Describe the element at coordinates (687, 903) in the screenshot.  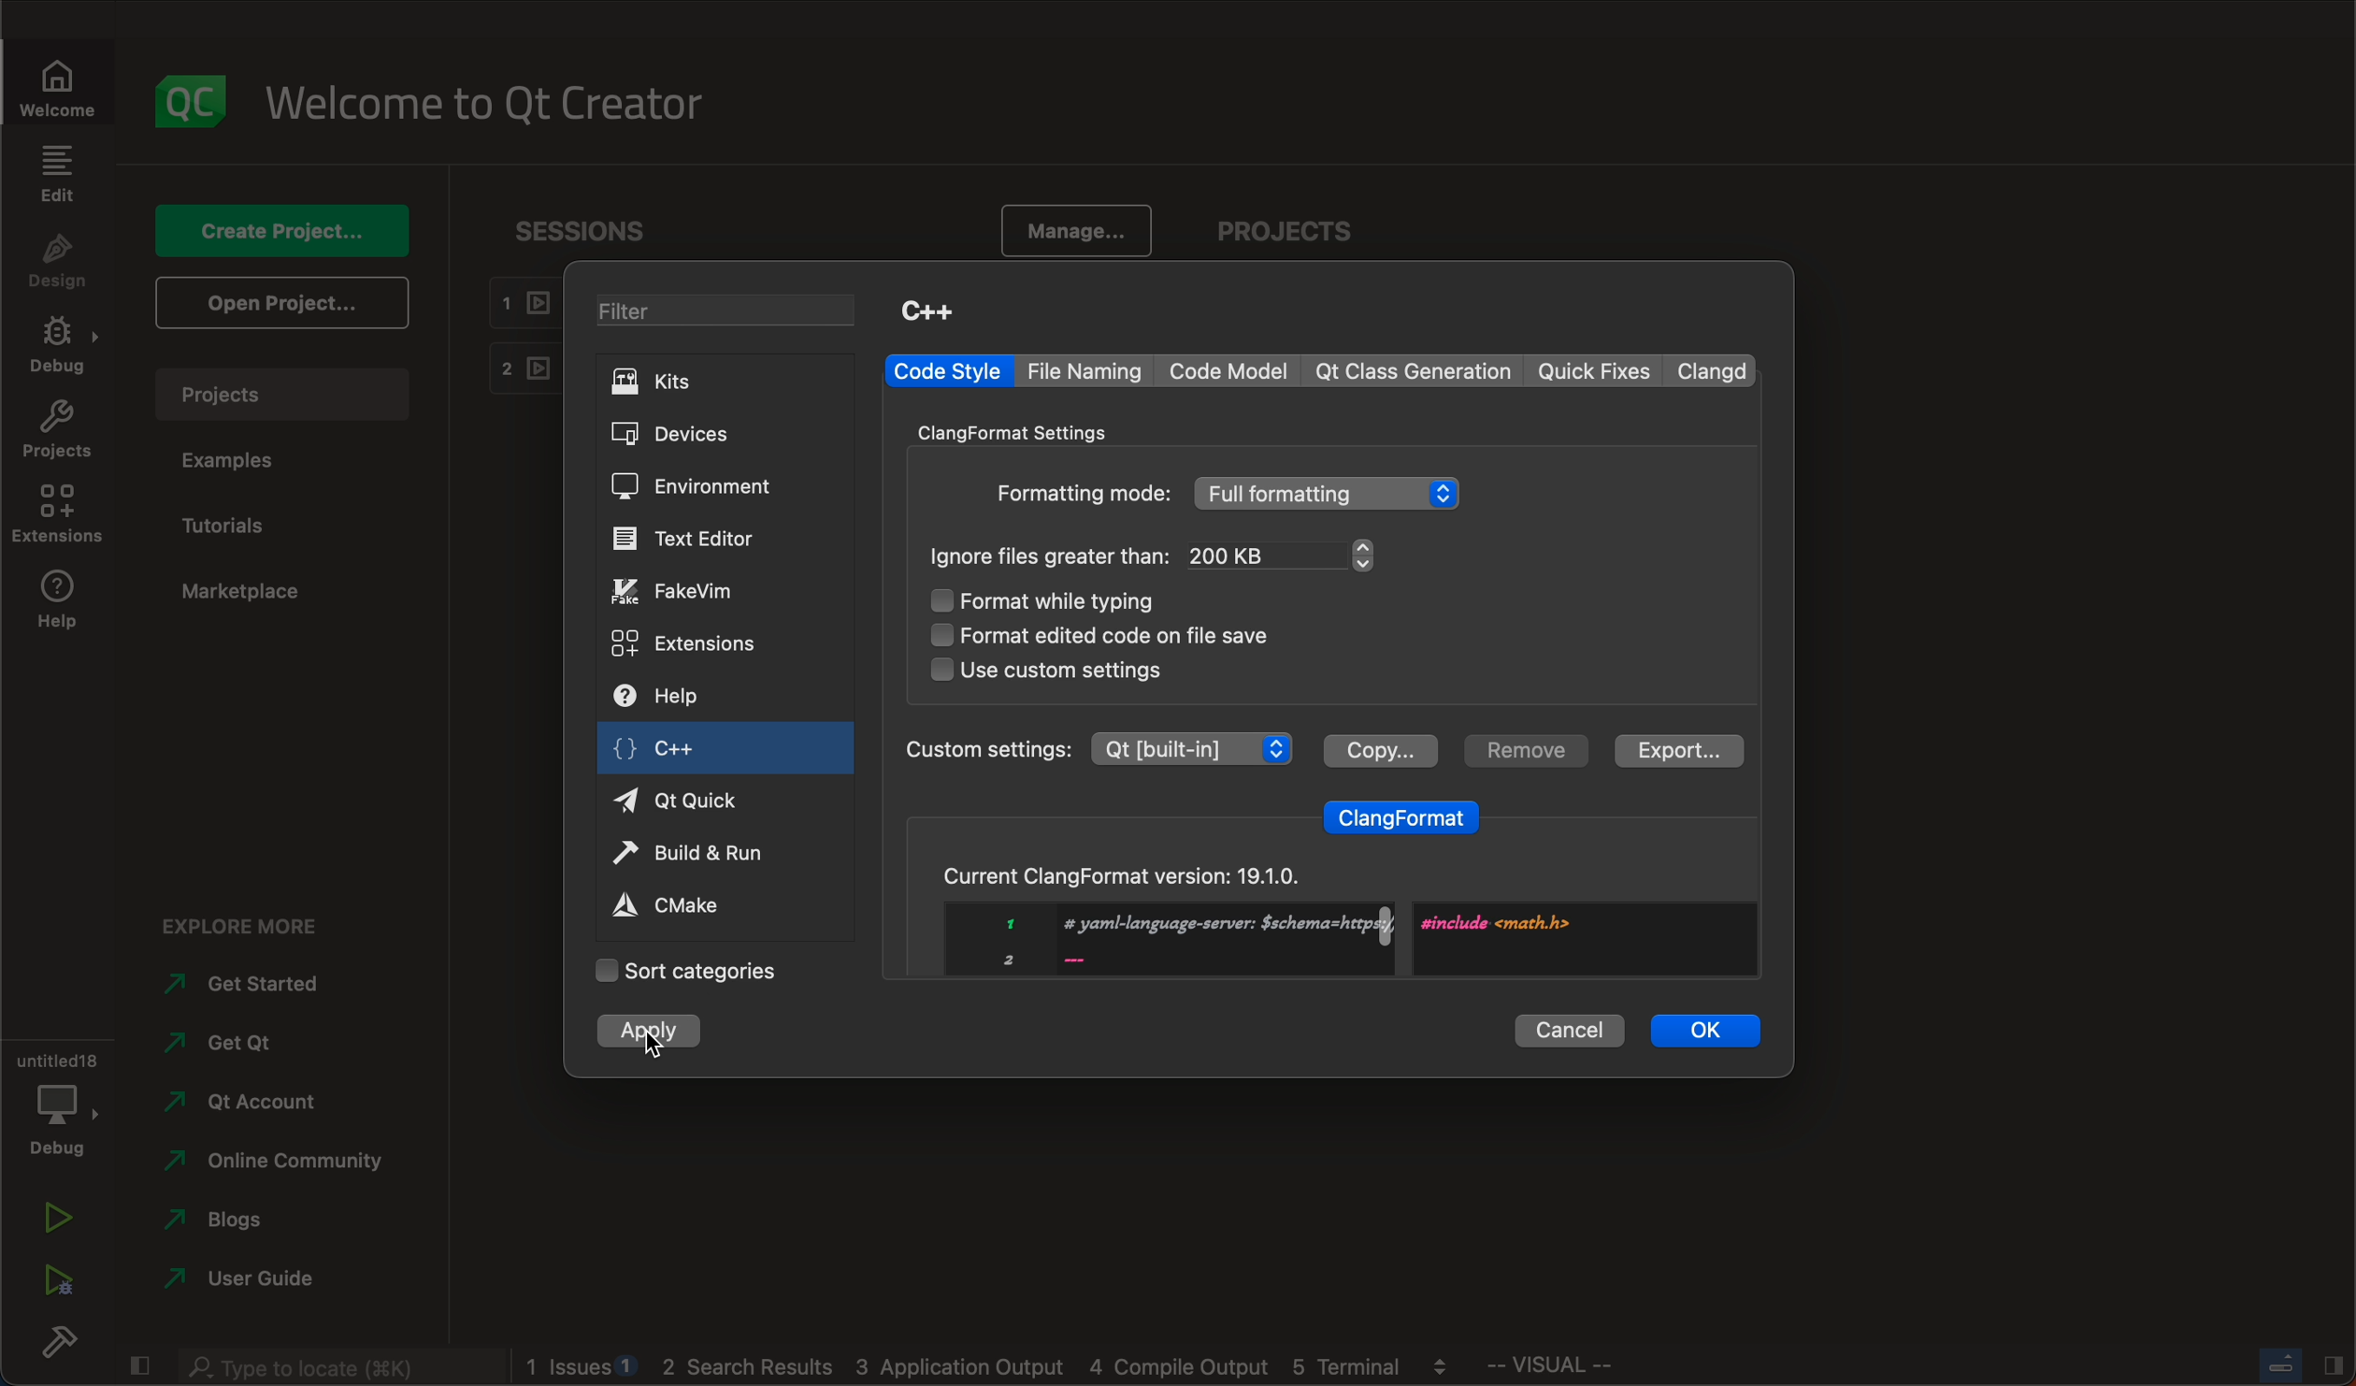
I see `cmake` at that location.